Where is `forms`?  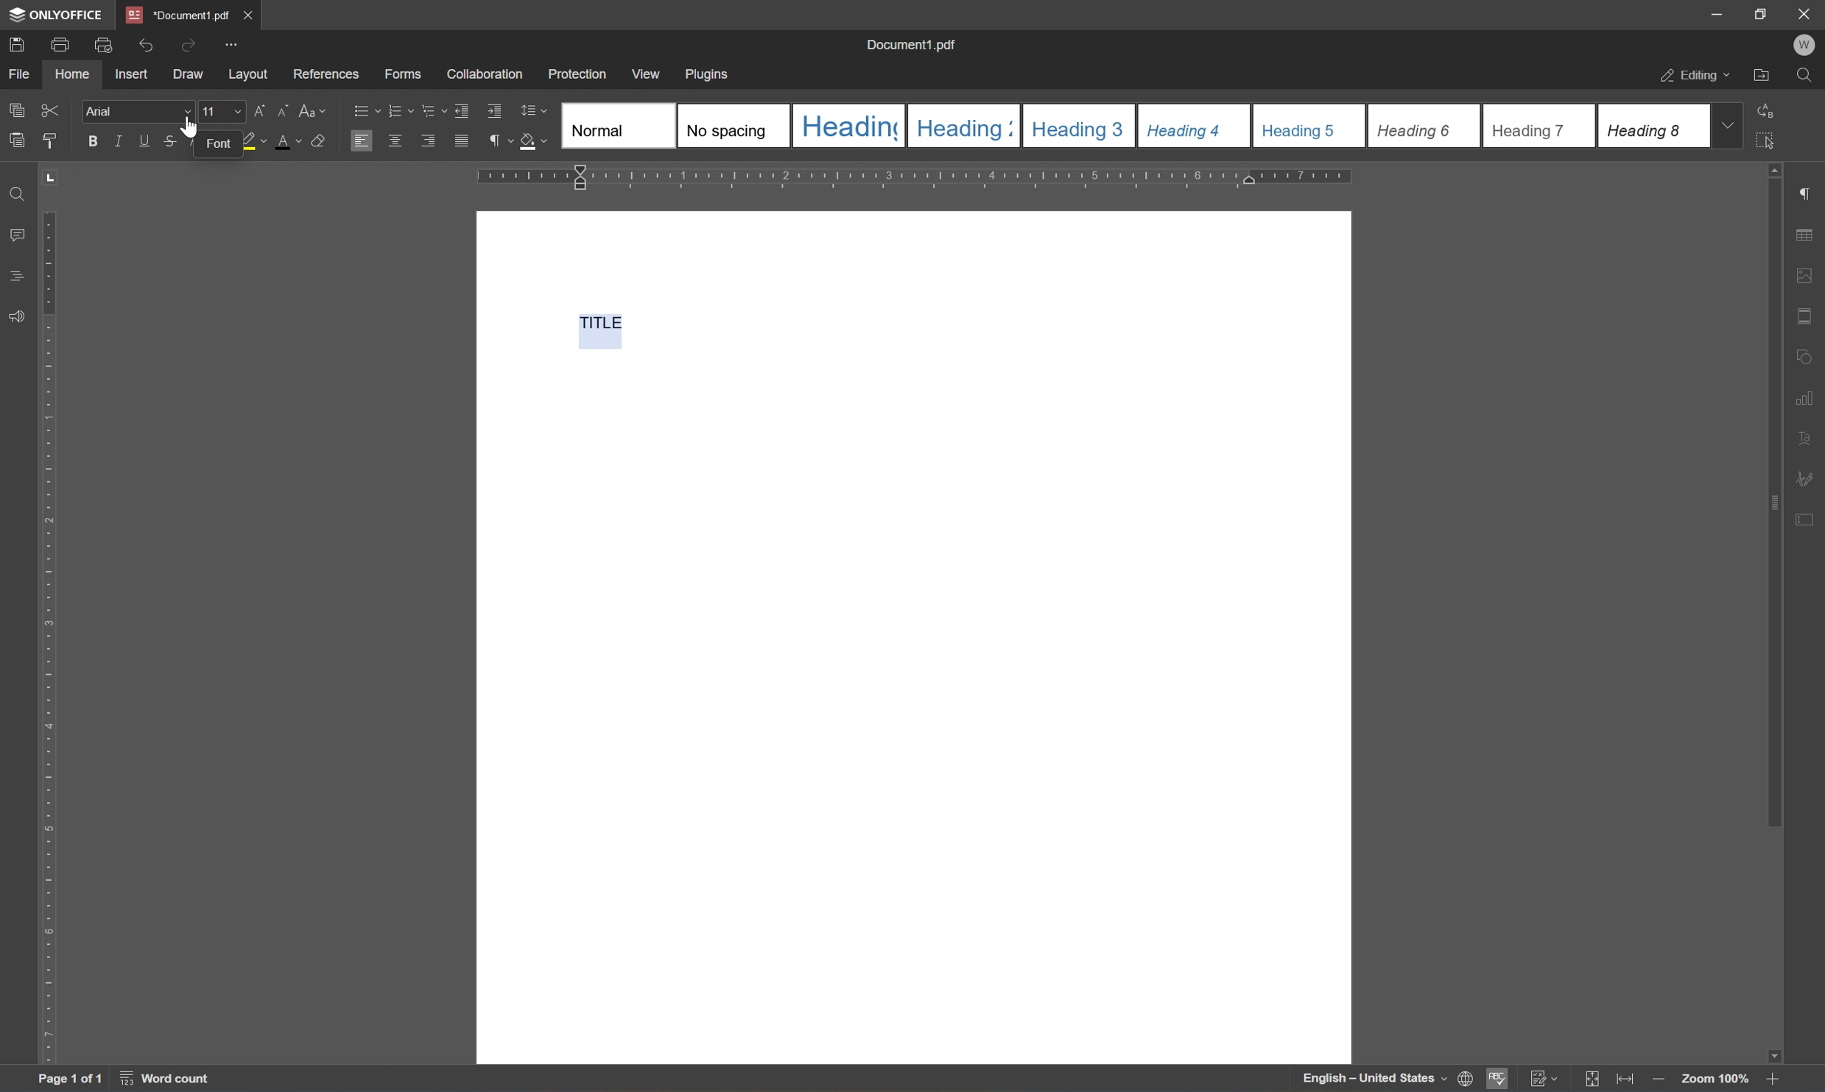
forms is located at coordinates (405, 74).